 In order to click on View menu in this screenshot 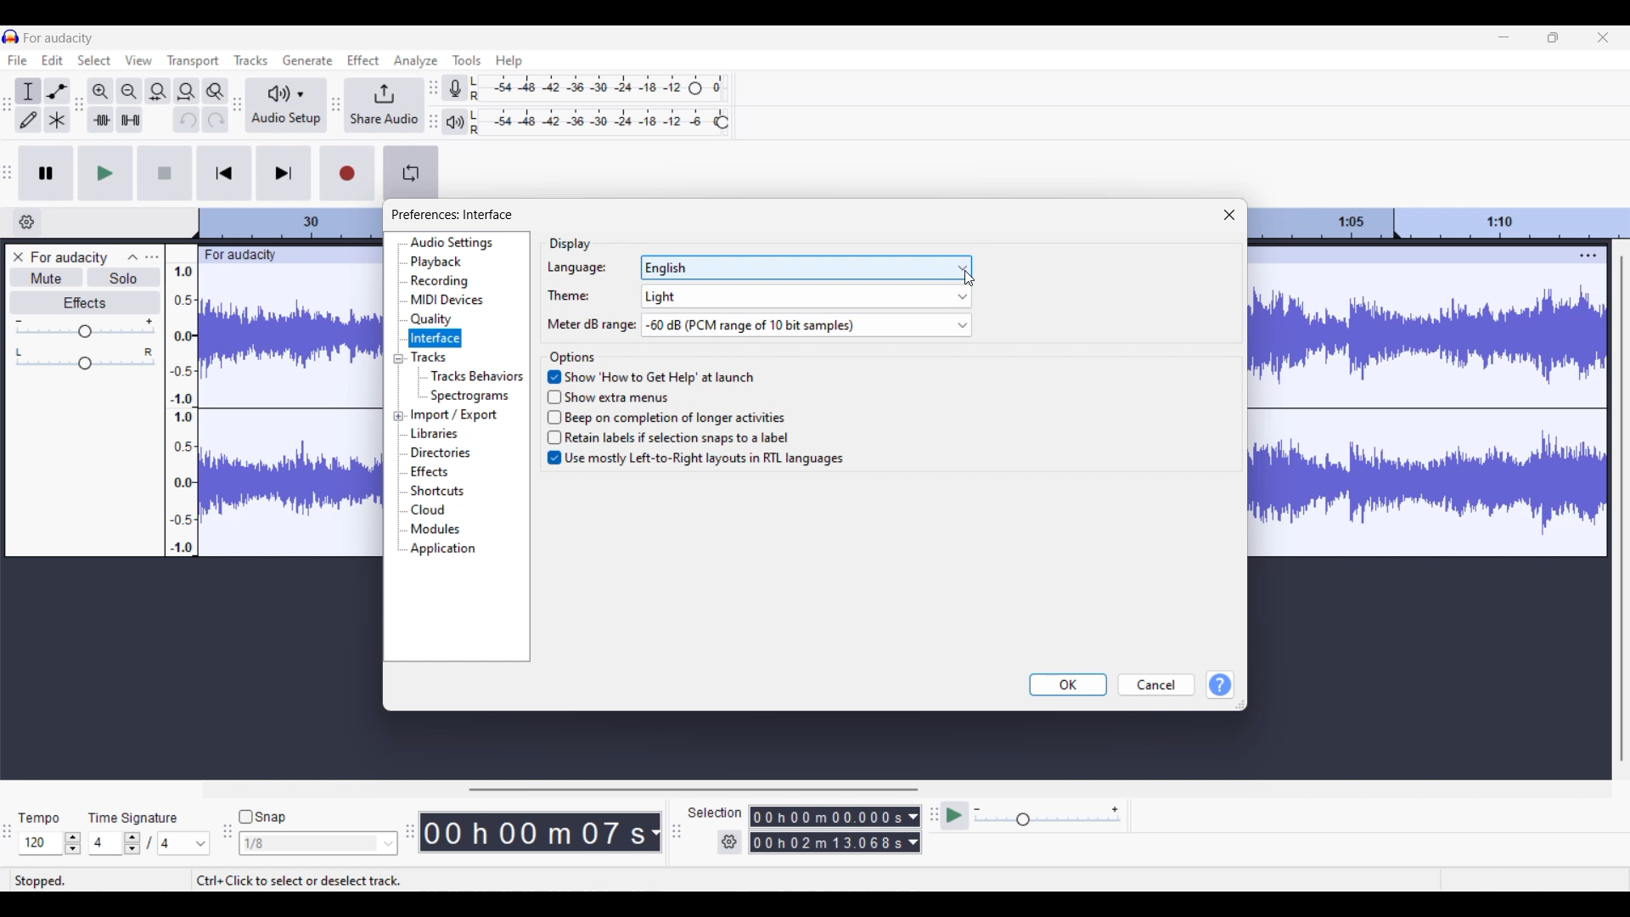, I will do `click(138, 59)`.